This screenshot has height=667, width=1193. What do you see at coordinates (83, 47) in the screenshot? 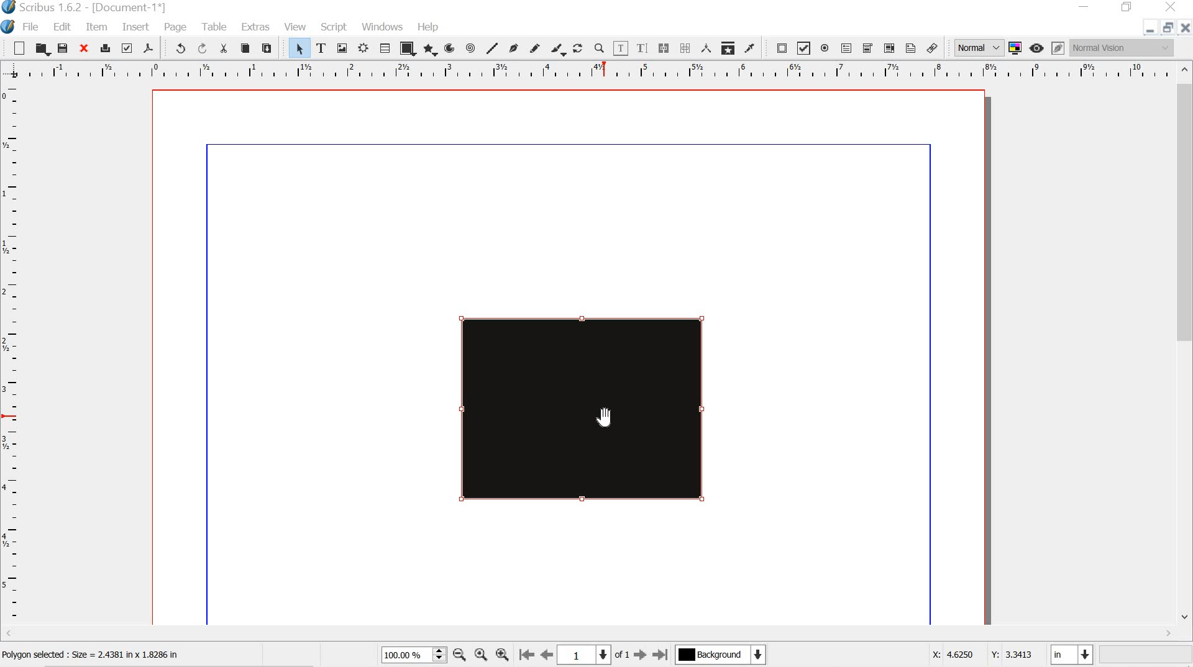
I see `close` at bounding box center [83, 47].